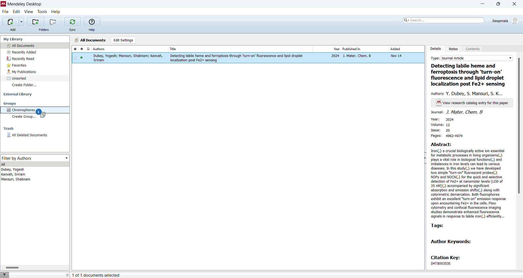 This screenshot has height=278, width=523. Describe the element at coordinates (72, 22) in the screenshot. I see `synchronize library with mendeley web` at that location.